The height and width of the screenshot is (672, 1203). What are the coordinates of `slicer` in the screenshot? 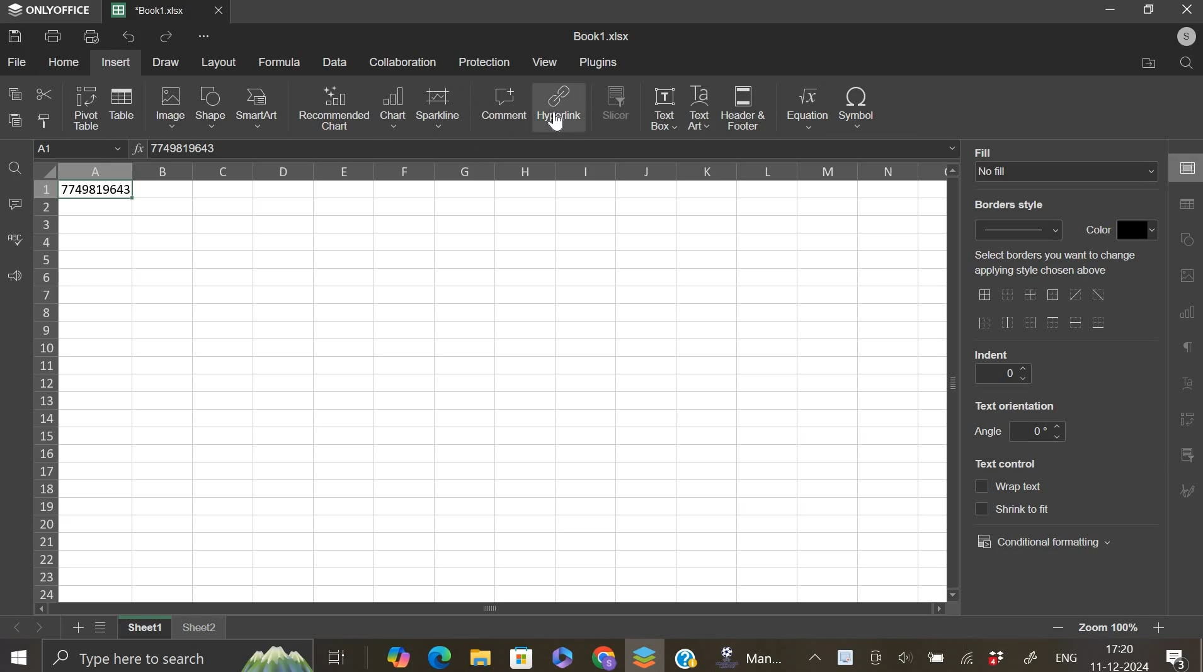 It's located at (616, 102).